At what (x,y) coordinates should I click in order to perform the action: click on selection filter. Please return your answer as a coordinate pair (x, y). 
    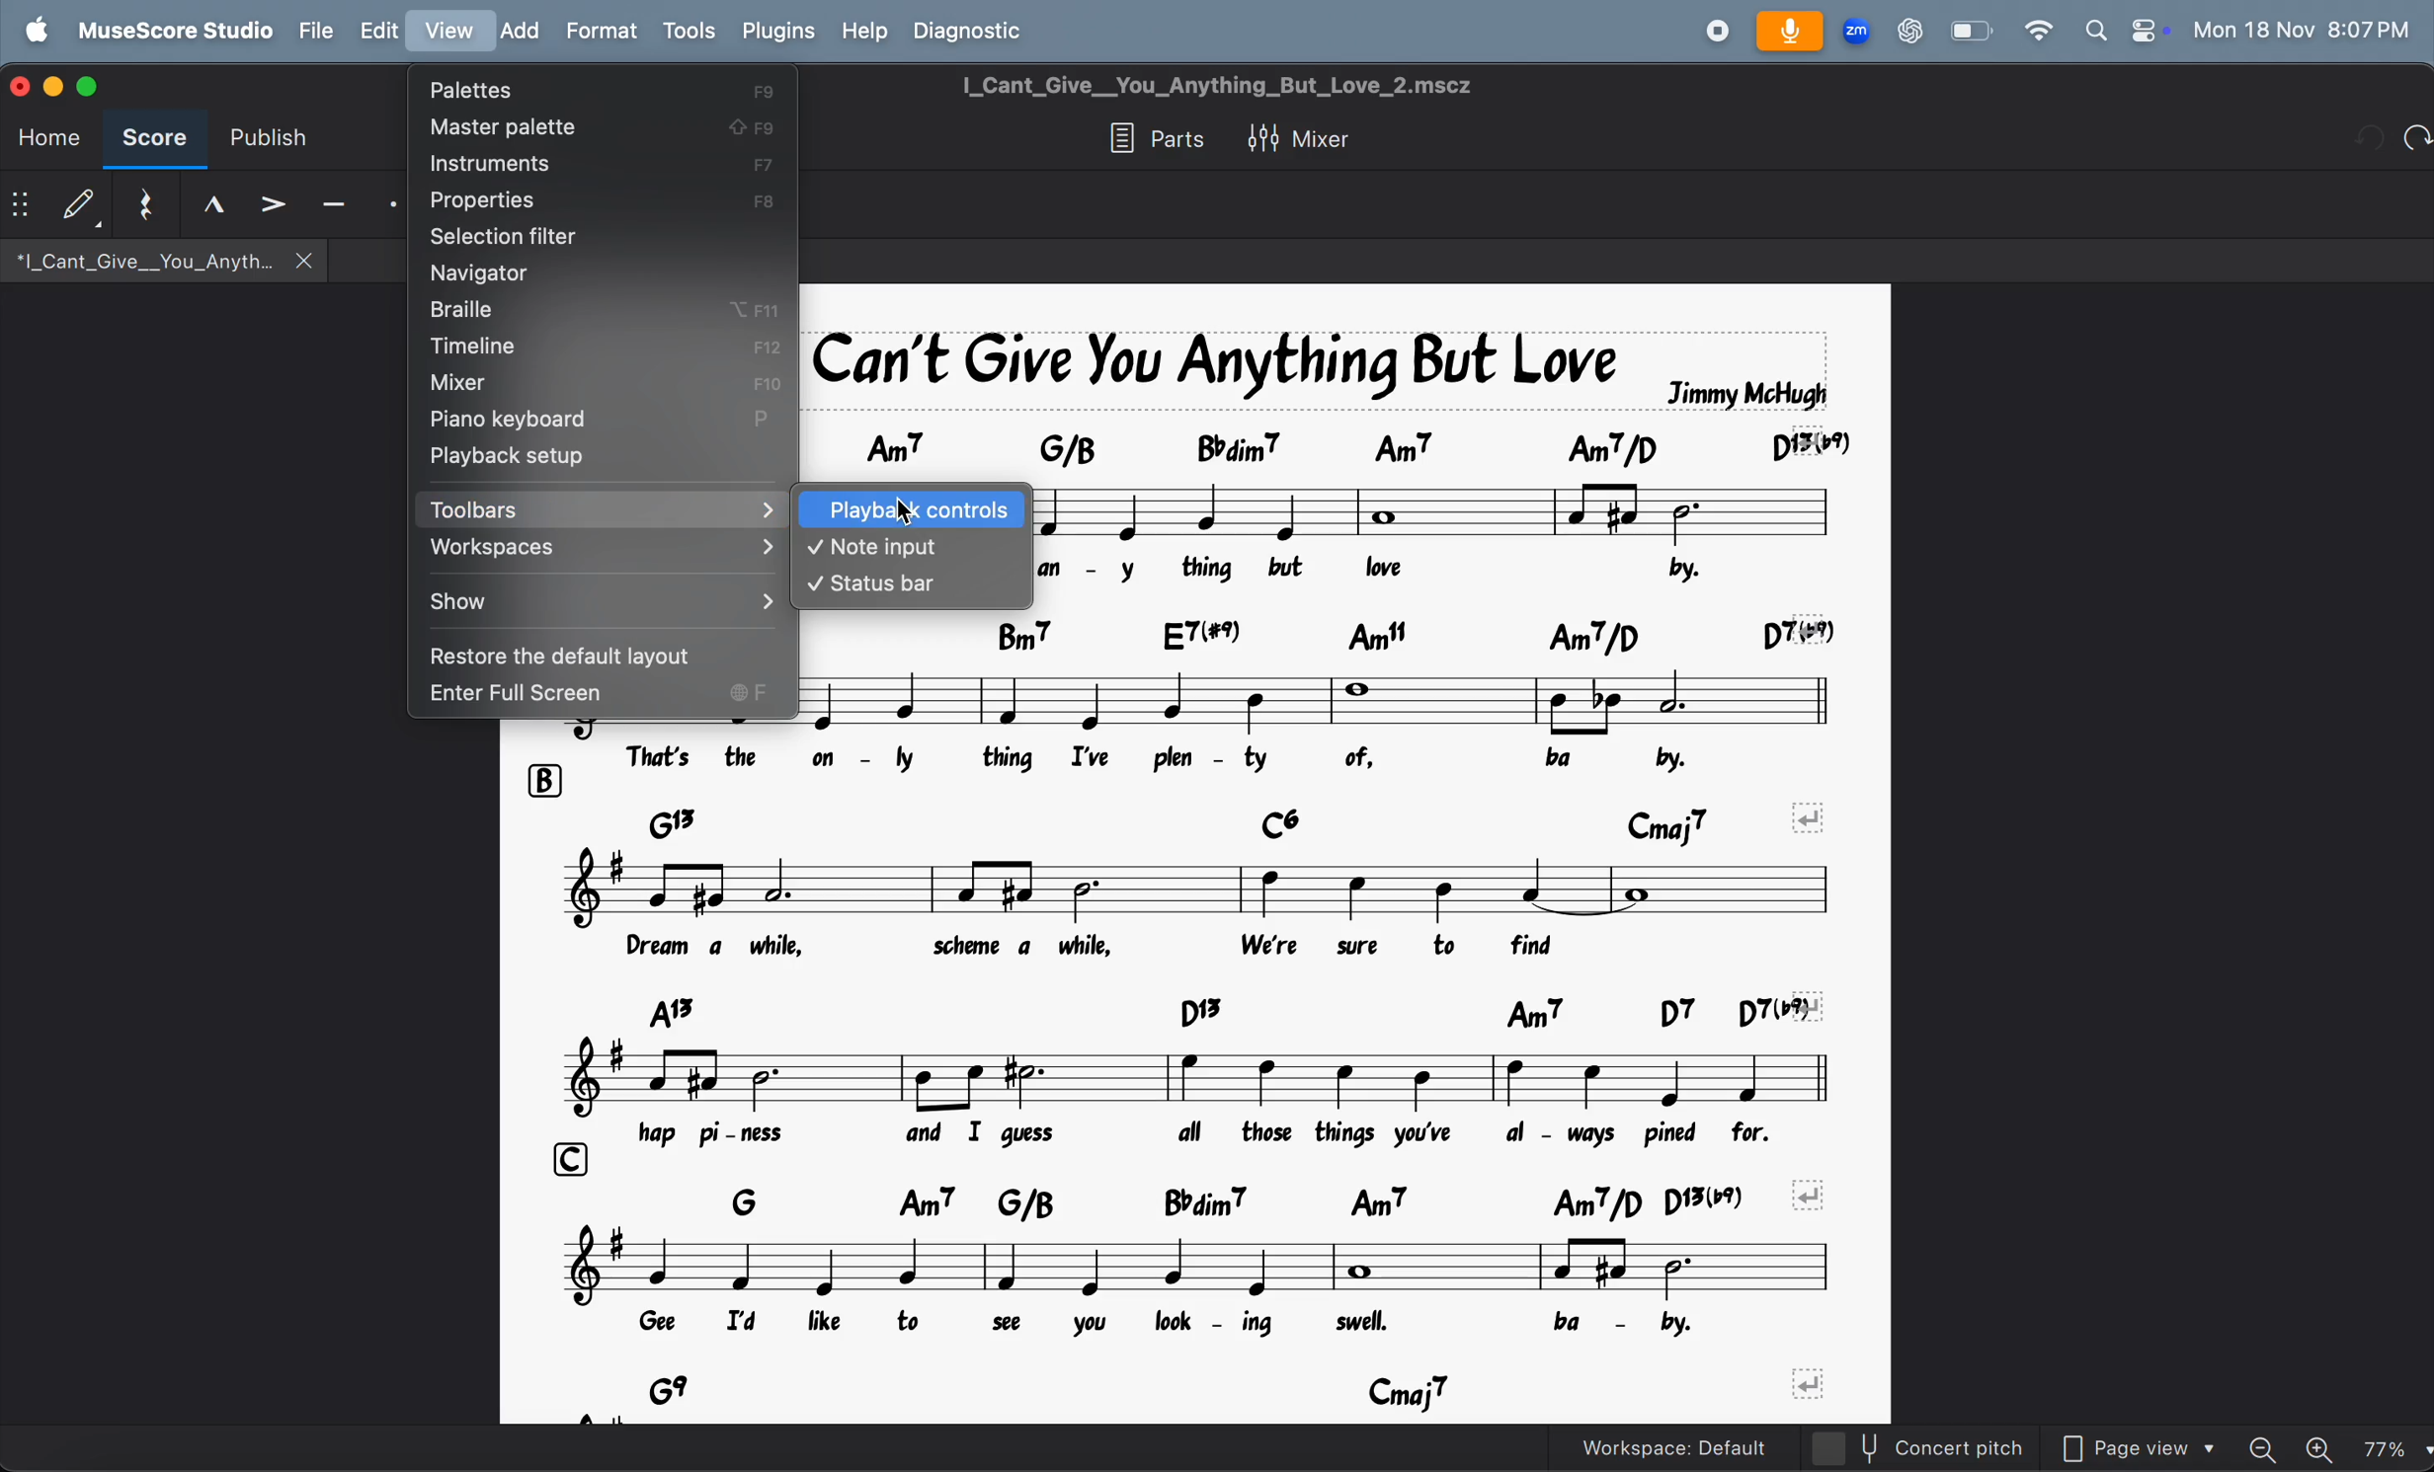
    Looking at the image, I should click on (609, 239).